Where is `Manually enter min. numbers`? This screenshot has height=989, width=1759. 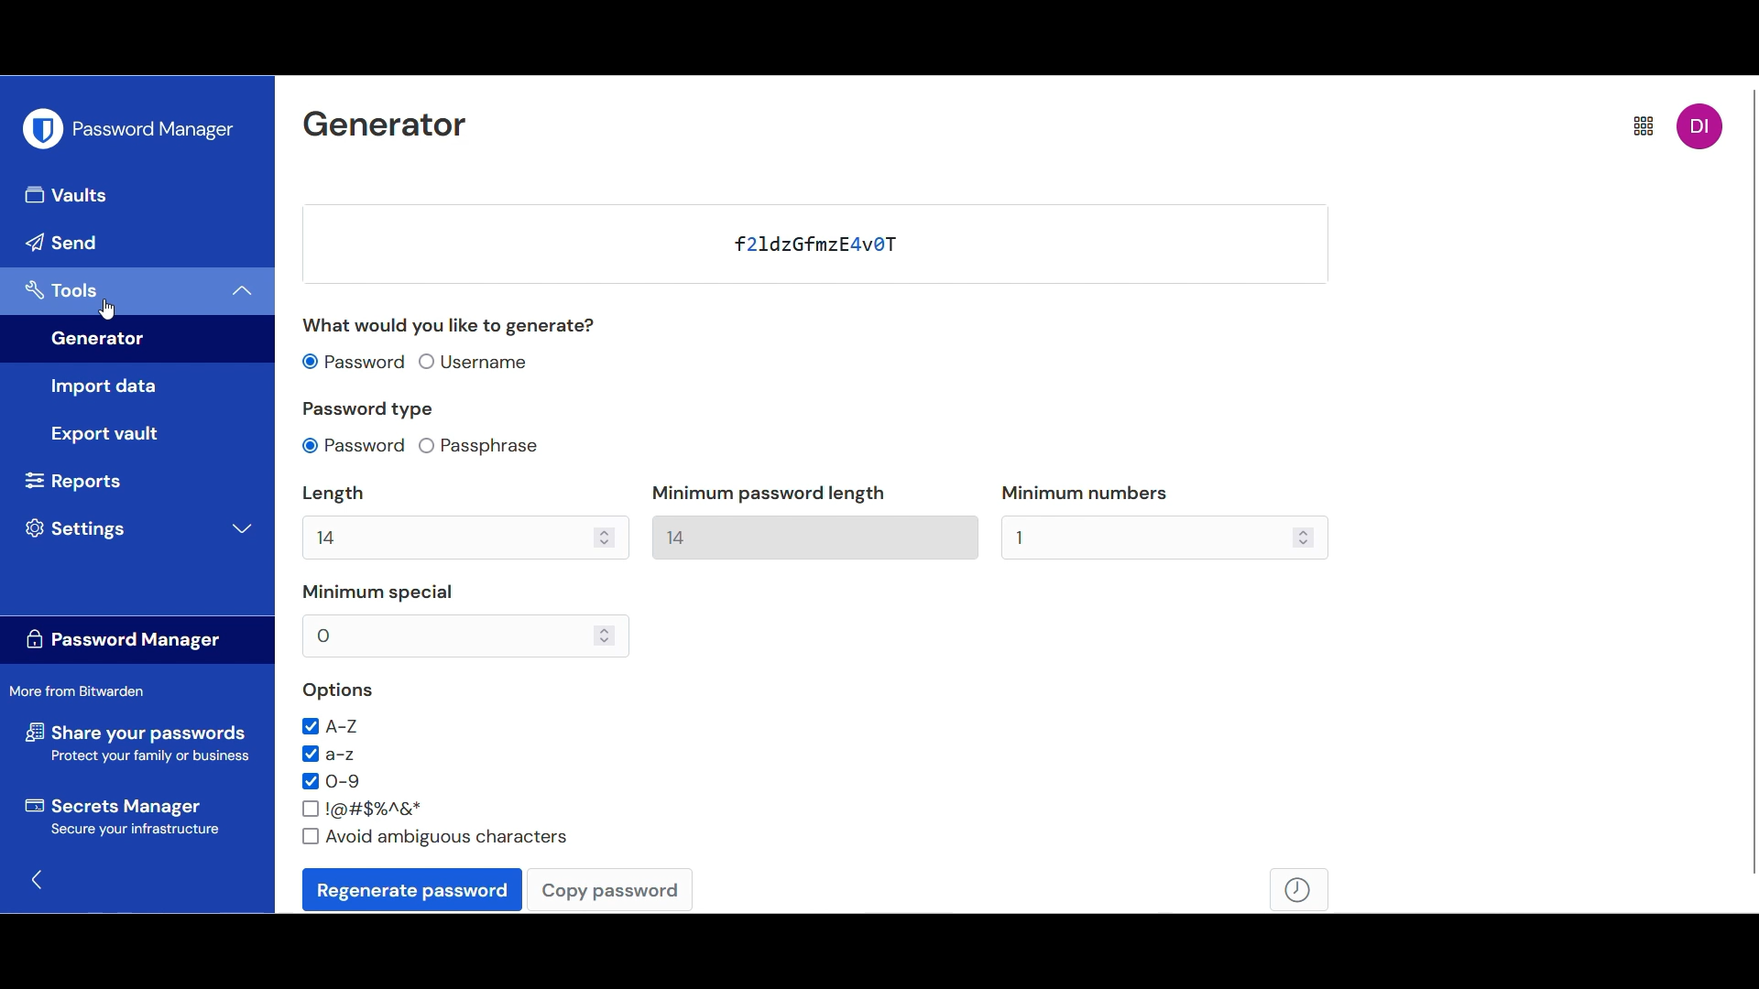
Manually enter min. numbers is located at coordinates (1147, 538).